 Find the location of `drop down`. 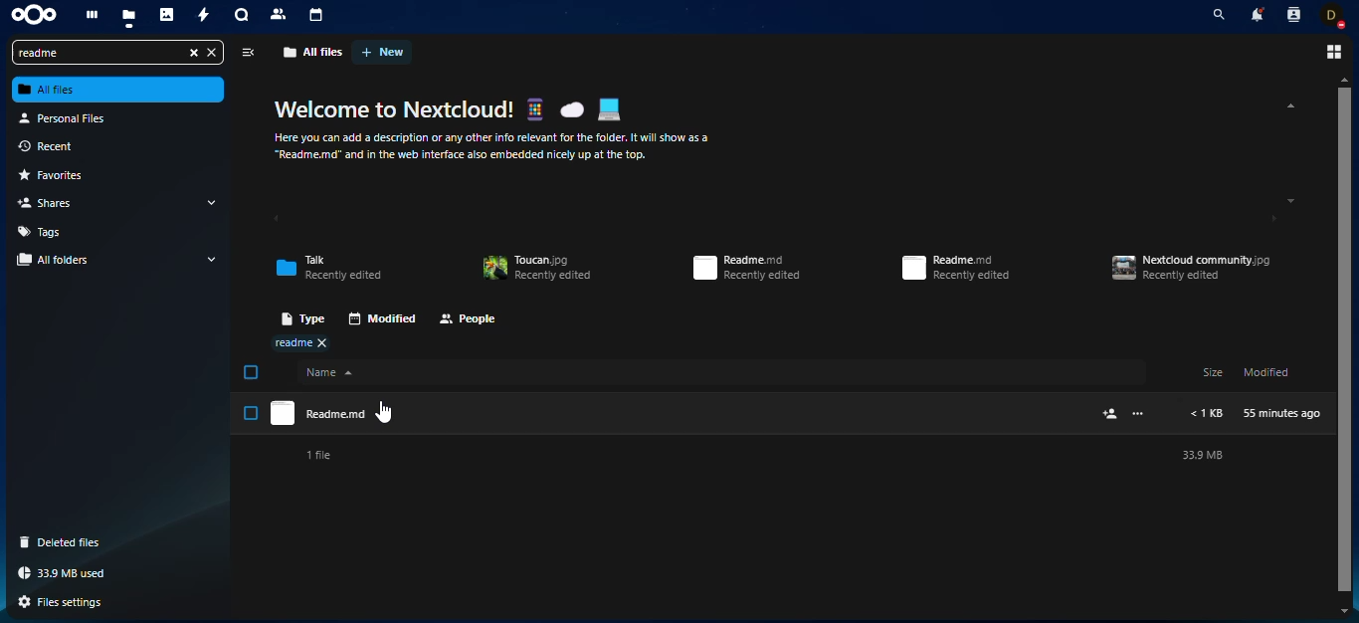

drop down is located at coordinates (211, 202).